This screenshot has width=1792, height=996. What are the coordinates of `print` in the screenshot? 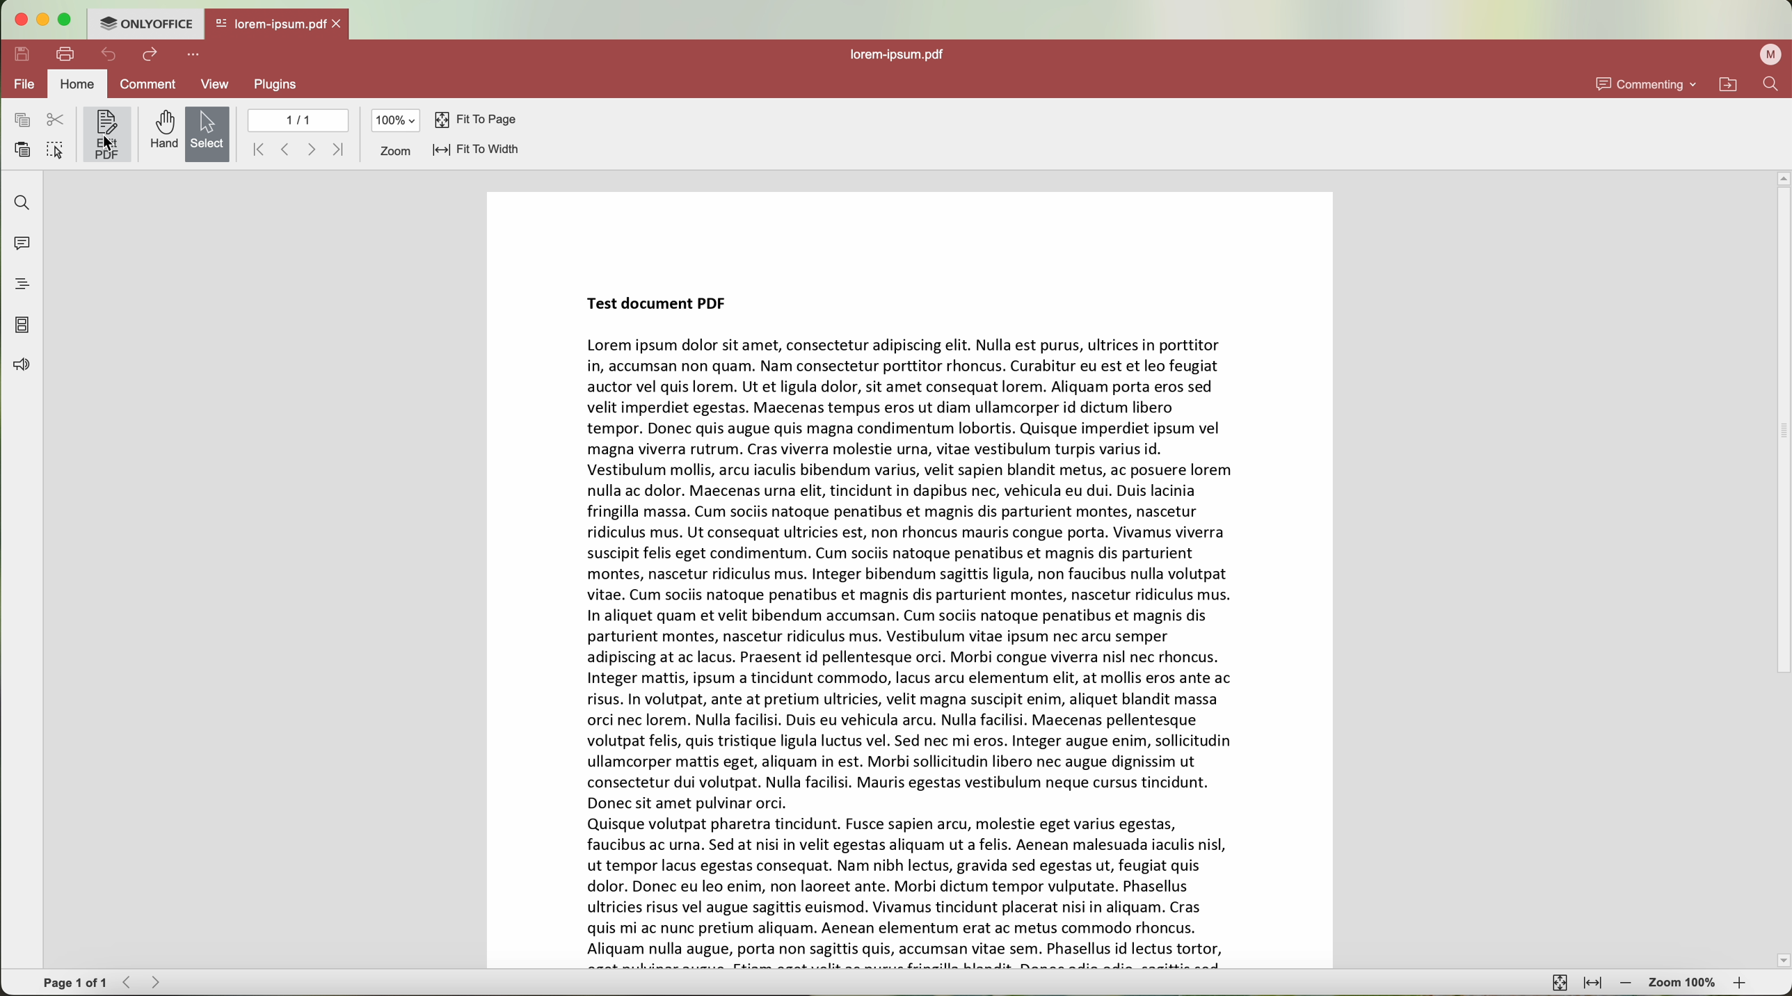 It's located at (67, 54).